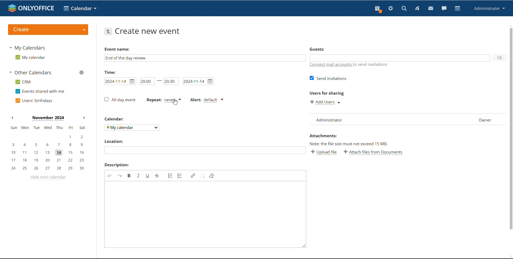 The height and width of the screenshot is (259, 513). What do you see at coordinates (12, 117) in the screenshot?
I see `previous month` at bounding box center [12, 117].